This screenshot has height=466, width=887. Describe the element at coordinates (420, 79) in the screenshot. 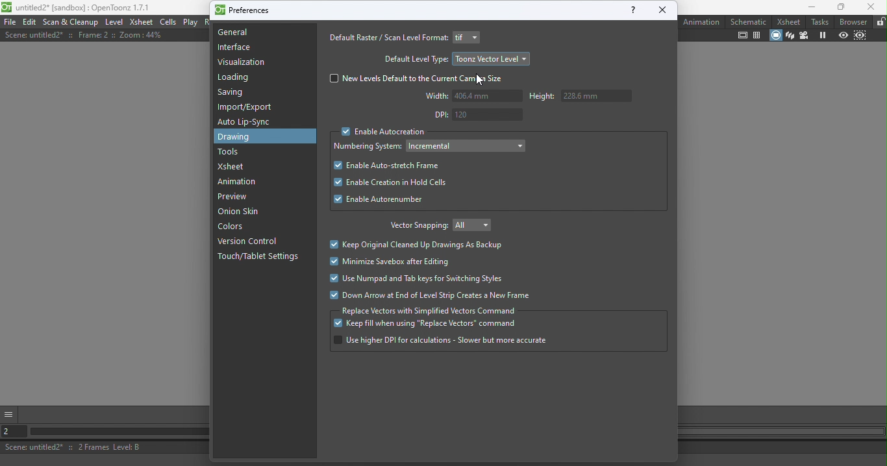

I see `New levels default to the current camera size` at that location.